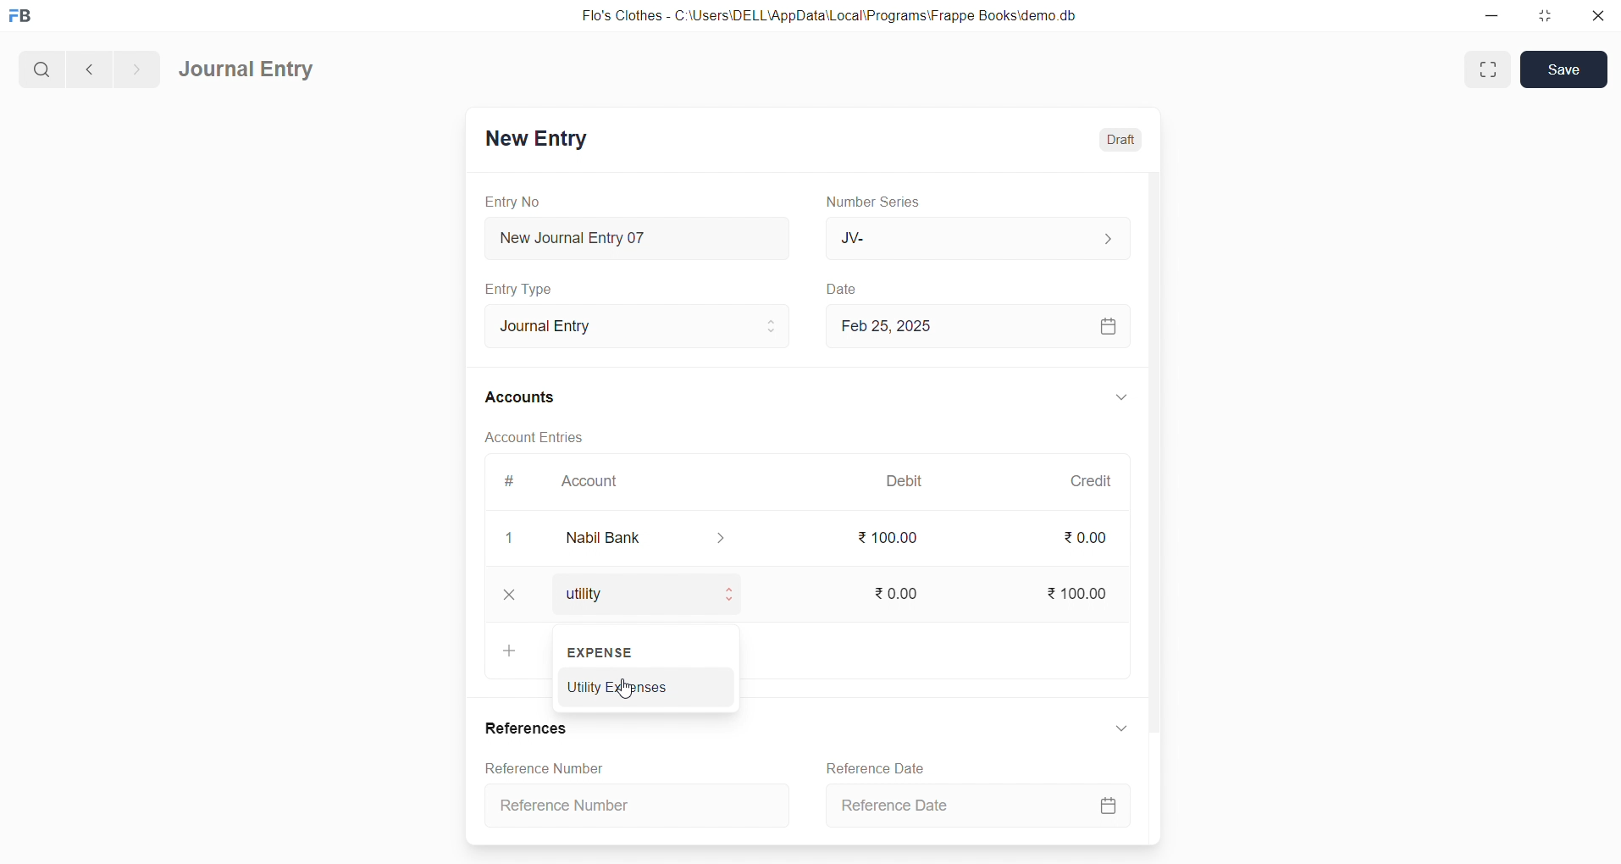 This screenshot has width=1621, height=864. Describe the element at coordinates (878, 202) in the screenshot. I see `Number Series` at that location.